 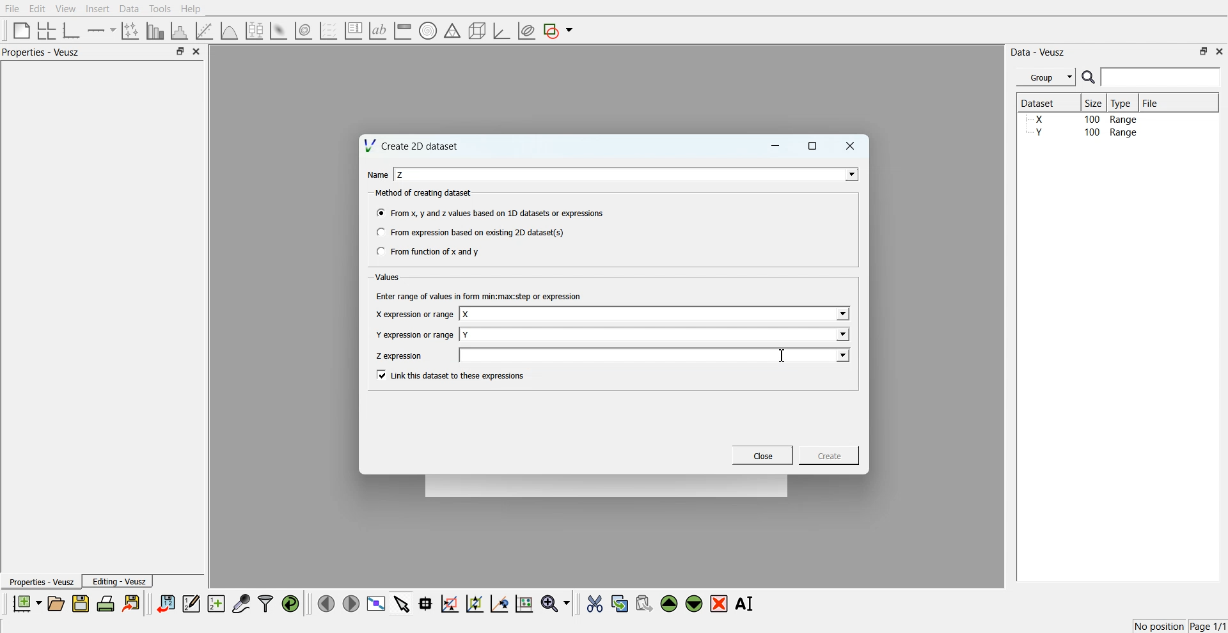 I want to click on Enter name, so click(x=657, y=355).